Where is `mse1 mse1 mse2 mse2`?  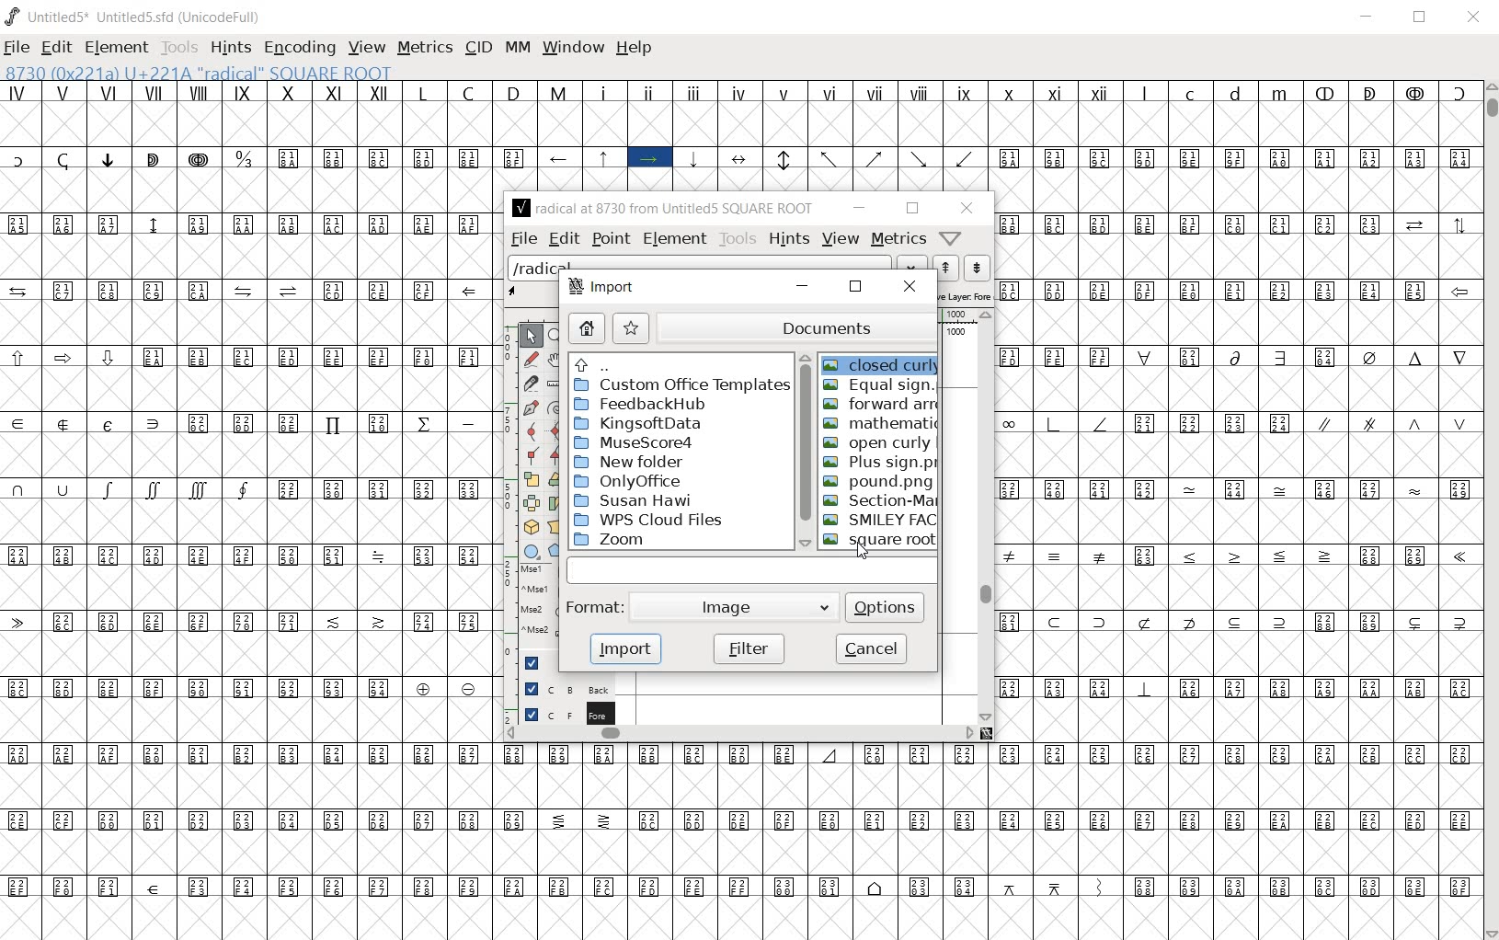
mse1 mse1 mse2 mse2 is located at coordinates (529, 603).